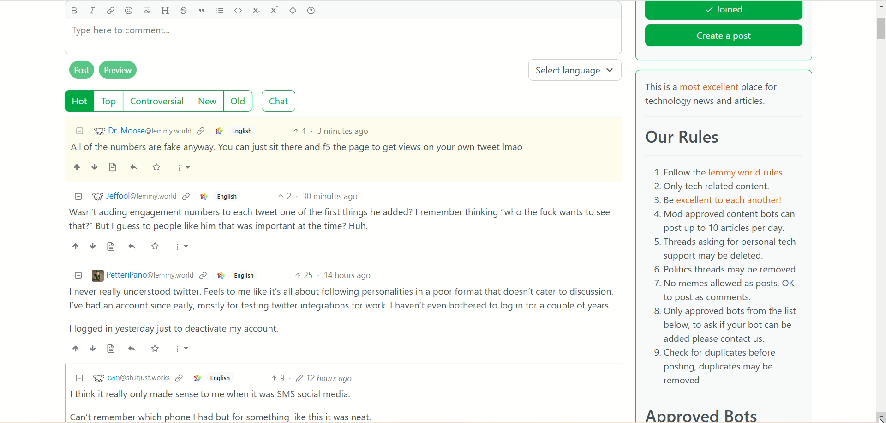 This screenshot has height=423, width=886. I want to click on new, so click(206, 101).